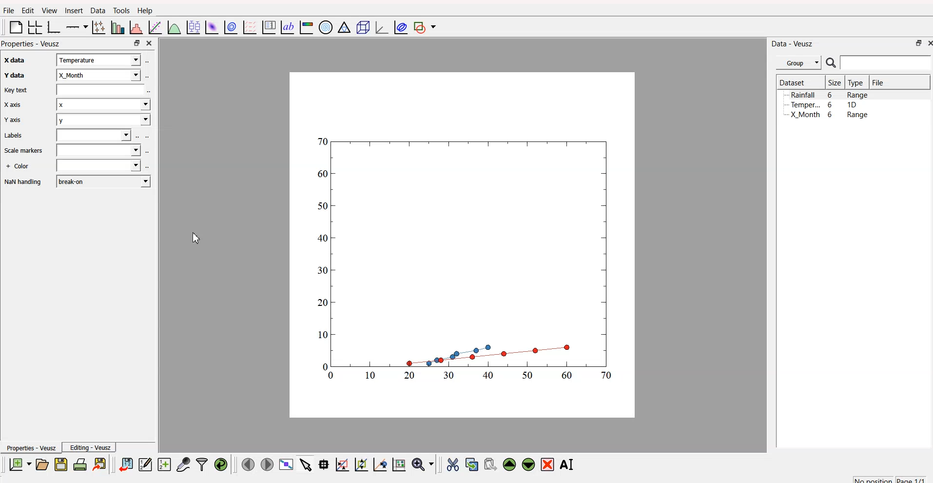 Image resolution: width=933 pixels, height=483 pixels. I want to click on plot box plots, so click(193, 26).